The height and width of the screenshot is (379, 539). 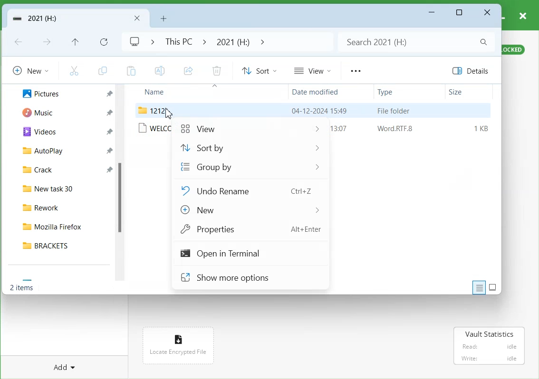 What do you see at coordinates (312, 110) in the screenshot?
I see `File folder` at bounding box center [312, 110].